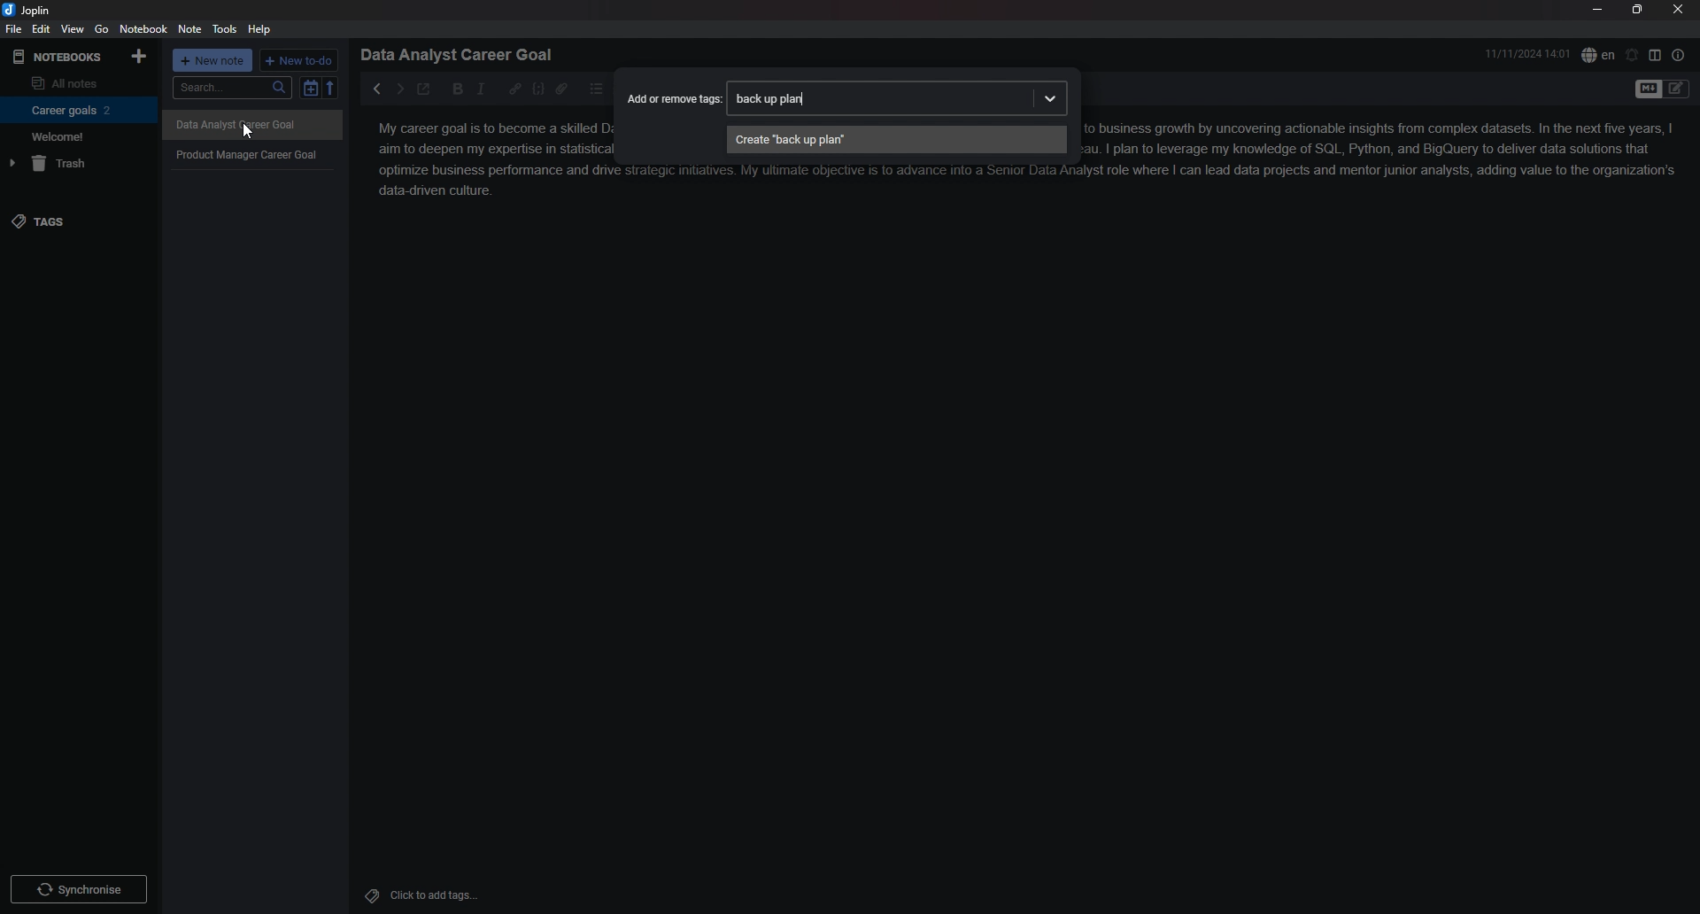 This screenshot has height=914, width=1700. What do you see at coordinates (102, 29) in the screenshot?
I see `go` at bounding box center [102, 29].